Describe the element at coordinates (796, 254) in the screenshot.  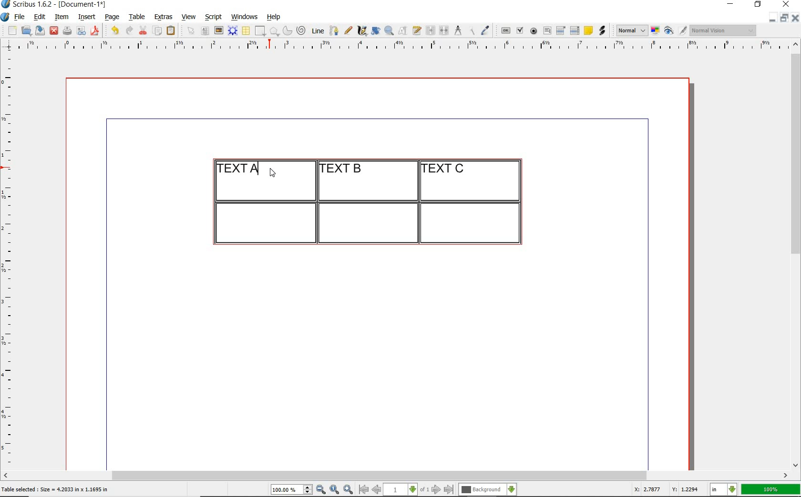
I see `scrollbar` at that location.